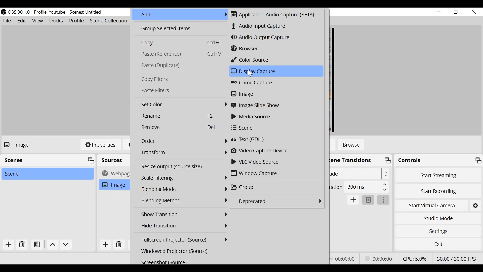 The image size is (483, 272). What do you see at coordinates (184, 178) in the screenshot?
I see `Scale Filtering` at bounding box center [184, 178].